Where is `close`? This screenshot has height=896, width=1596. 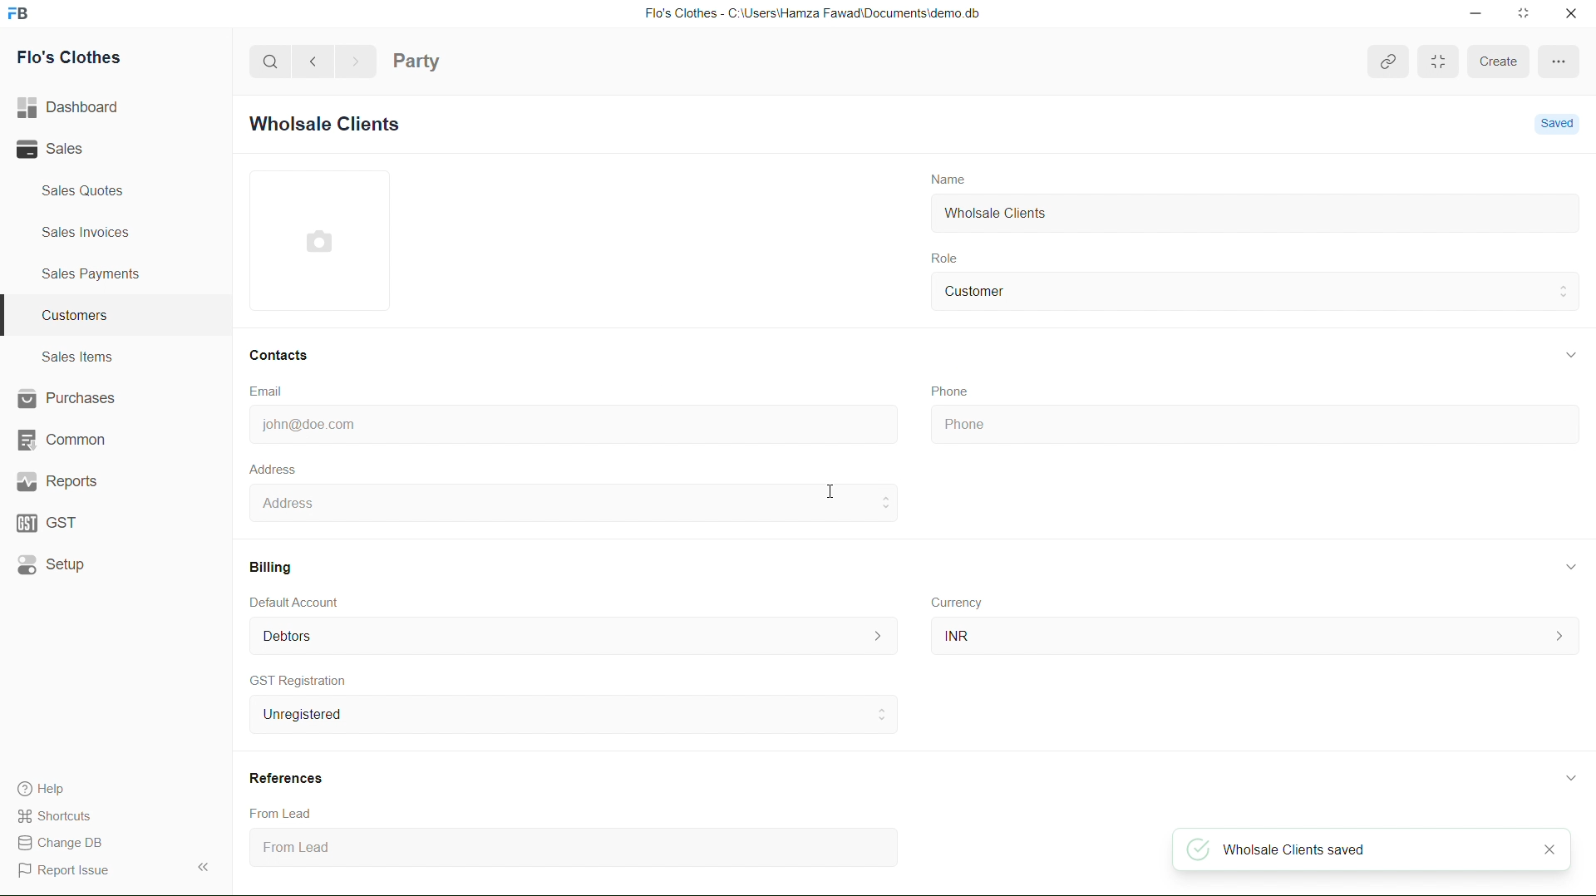 close is located at coordinates (1567, 14).